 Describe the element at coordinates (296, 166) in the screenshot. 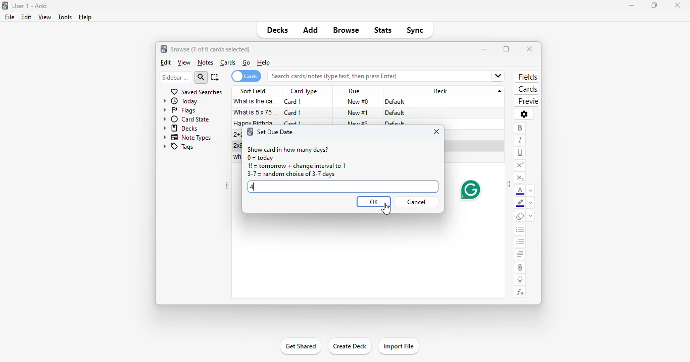

I see `1! = tomorrow + change interval to 1` at that location.